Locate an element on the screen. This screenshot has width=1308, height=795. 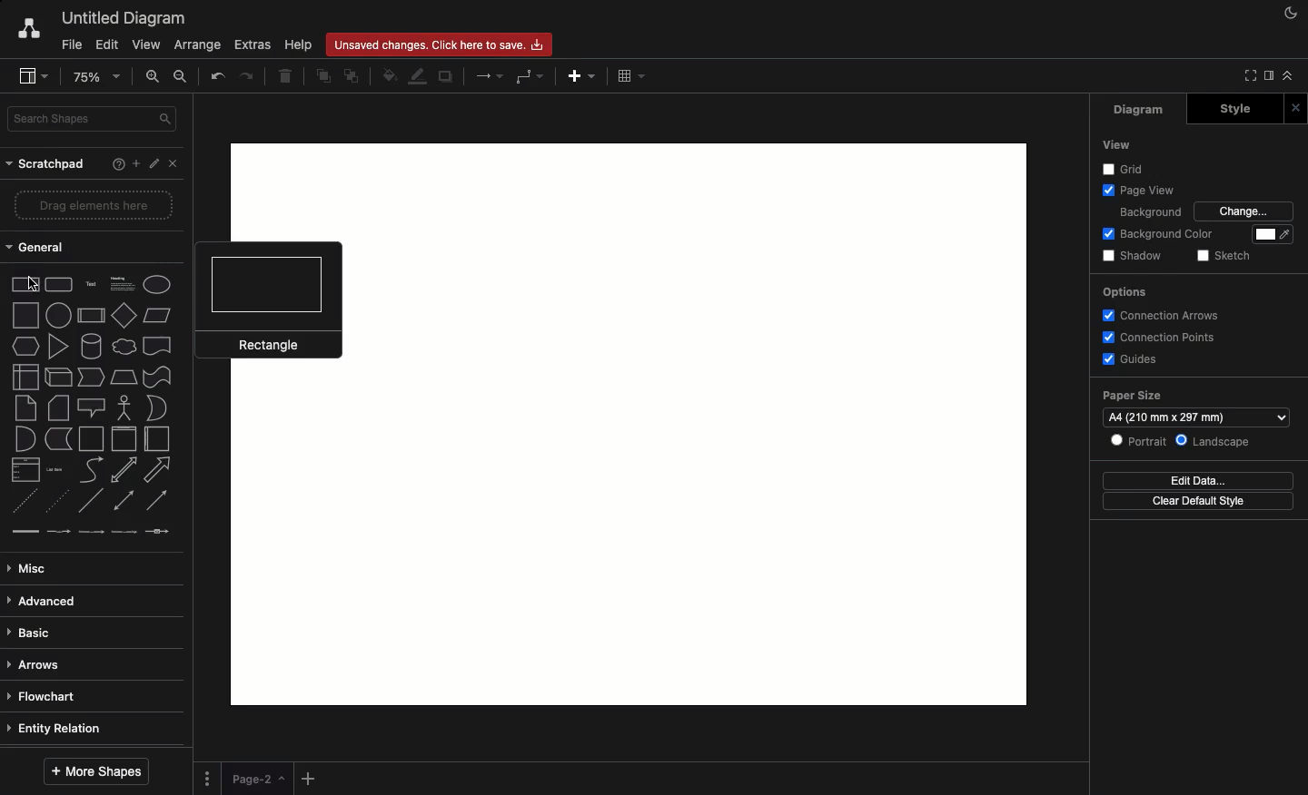
data storage is located at coordinates (59, 439).